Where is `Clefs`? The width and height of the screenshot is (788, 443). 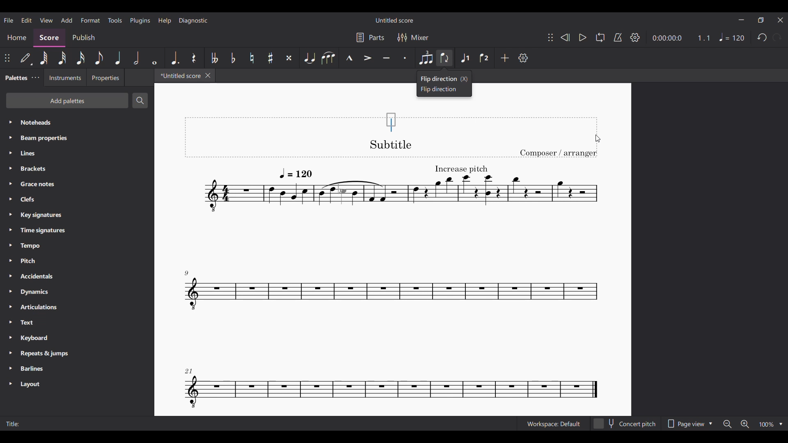
Clefs is located at coordinates (76, 199).